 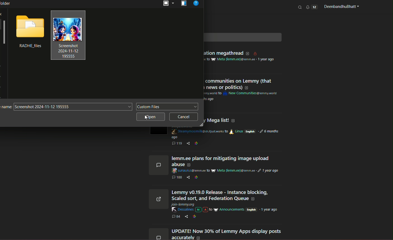 What do you see at coordinates (30, 26) in the screenshot?
I see `folder` at bounding box center [30, 26].